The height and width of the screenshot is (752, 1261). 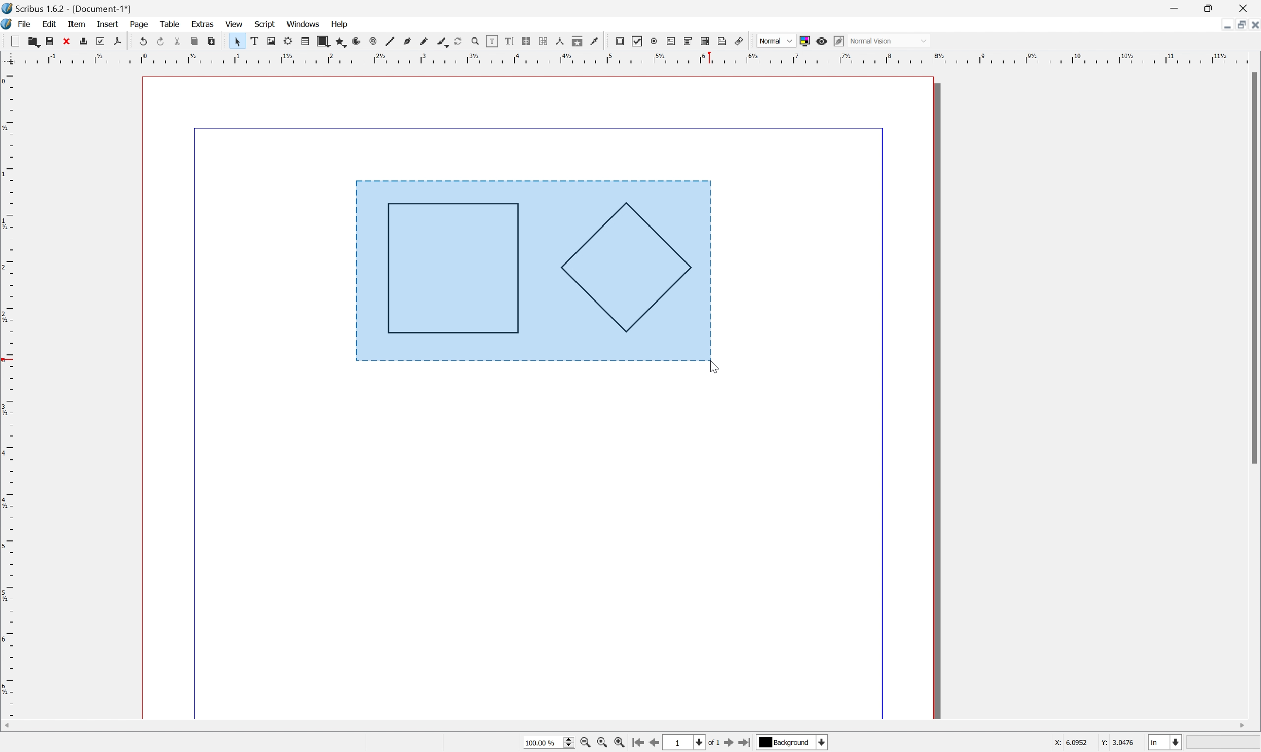 What do you see at coordinates (526, 41) in the screenshot?
I see `link text frames` at bounding box center [526, 41].